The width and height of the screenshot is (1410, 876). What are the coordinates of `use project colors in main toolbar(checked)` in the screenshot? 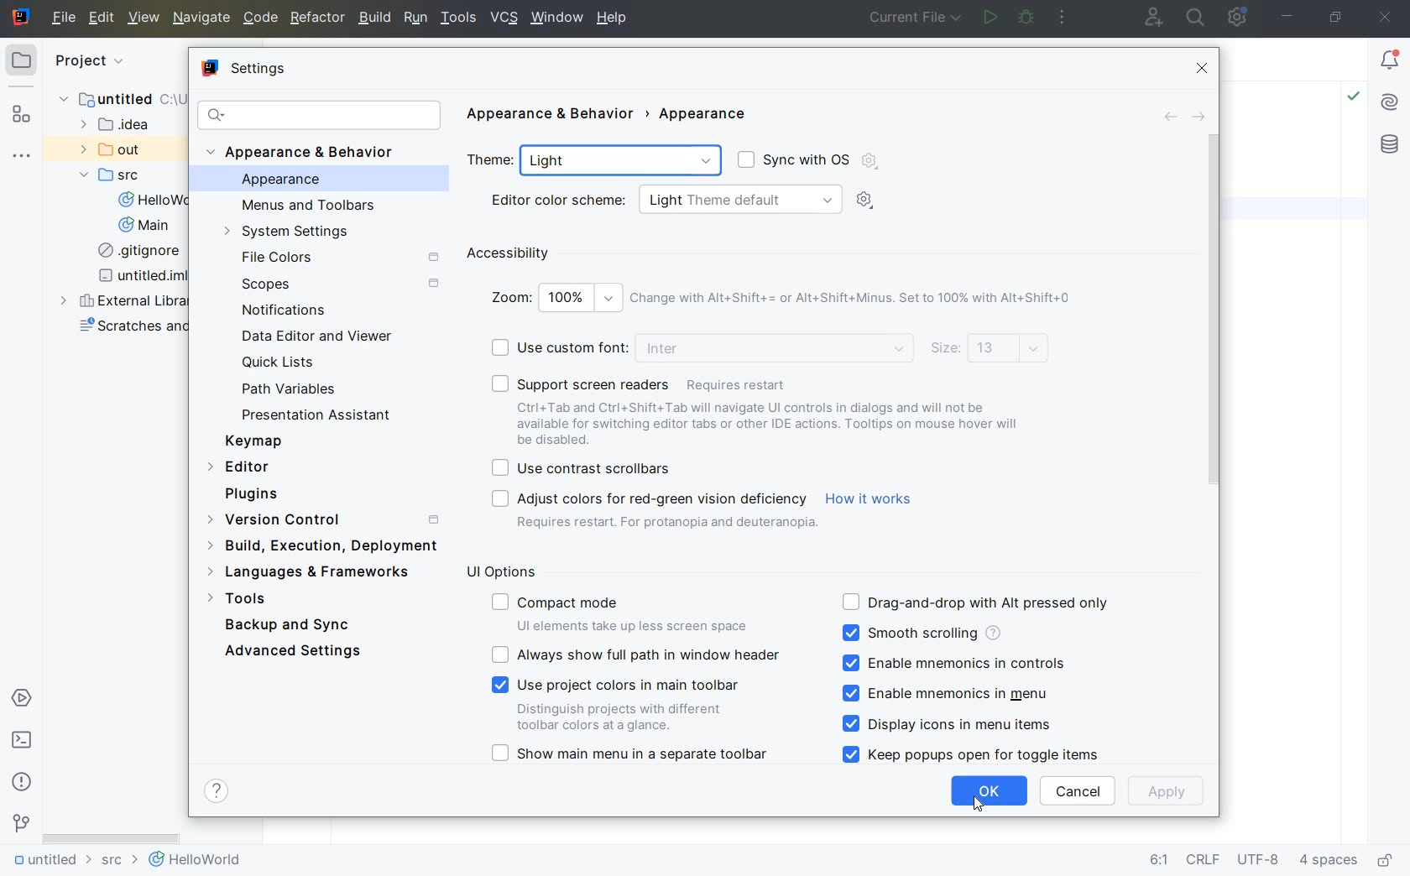 It's located at (624, 703).